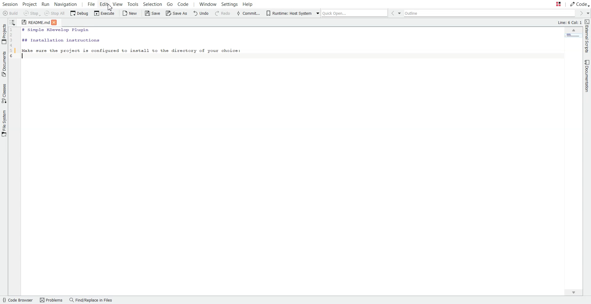 The height and width of the screenshot is (304, 591). I want to click on Documents, so click(4, 64).